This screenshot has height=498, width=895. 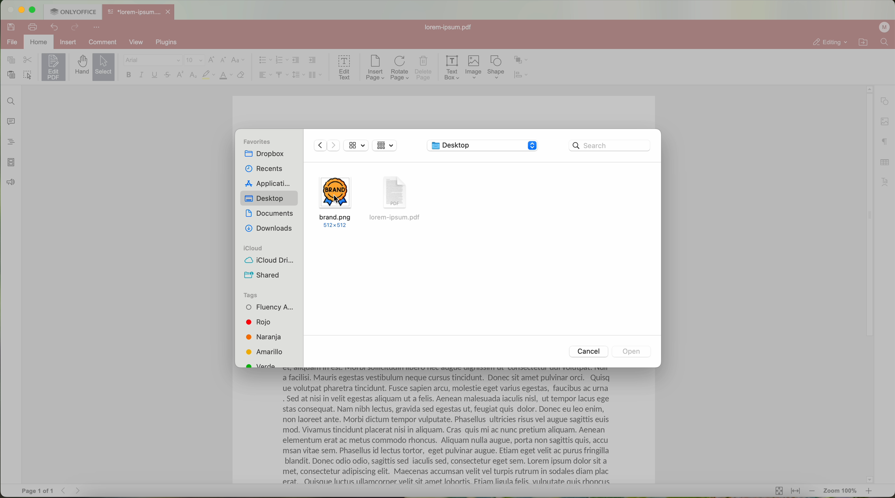 I want to click on hand, so click(x=81, y=65).